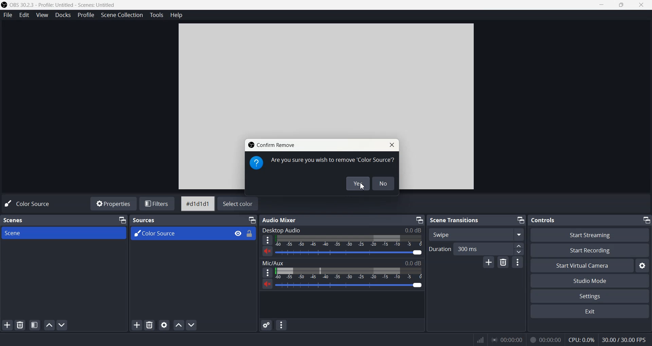 The height and width of the screenshot is (346, 652). I want to click on 00:00:00, so click(544, 339).